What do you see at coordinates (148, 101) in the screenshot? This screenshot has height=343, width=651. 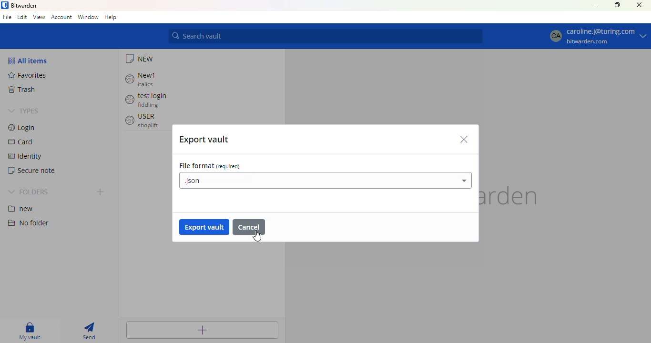 I see `test login    fiddling` at bounding box center [148, 101].